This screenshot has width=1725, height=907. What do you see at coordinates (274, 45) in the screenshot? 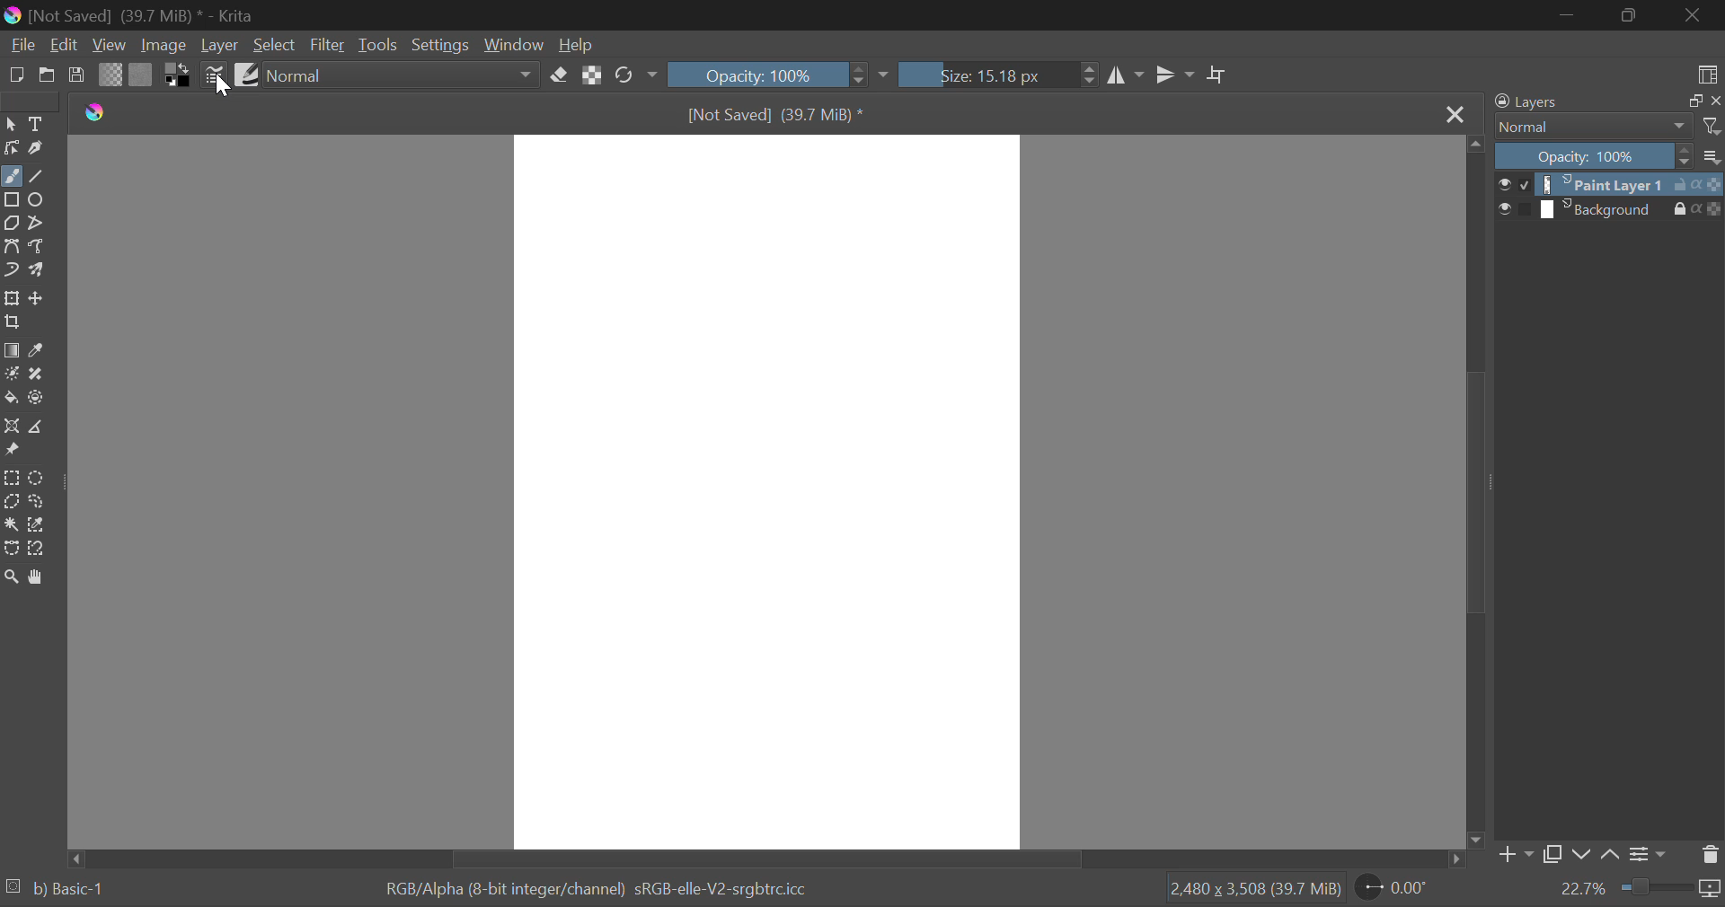
I see `Select` at bounding box center [274, 45].